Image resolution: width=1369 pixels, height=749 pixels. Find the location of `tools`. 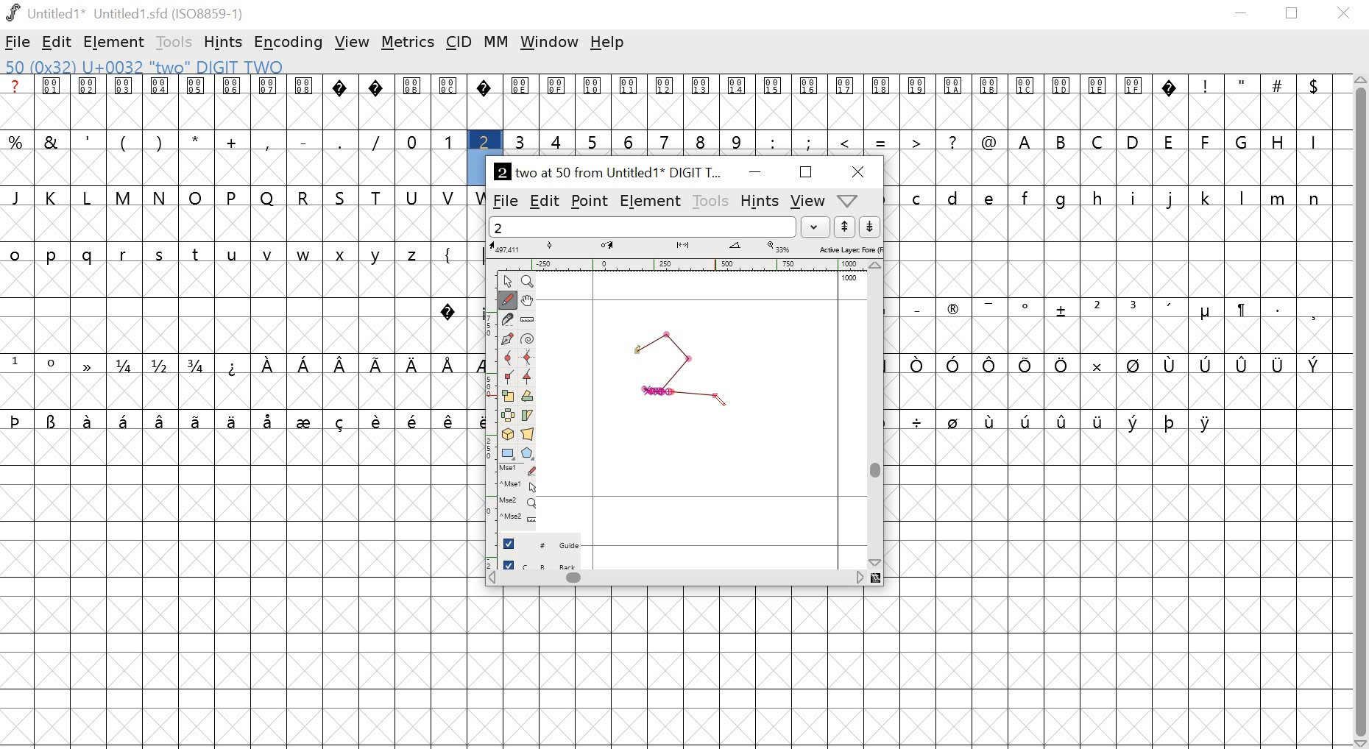

tools is located at coordinates (712, 200).